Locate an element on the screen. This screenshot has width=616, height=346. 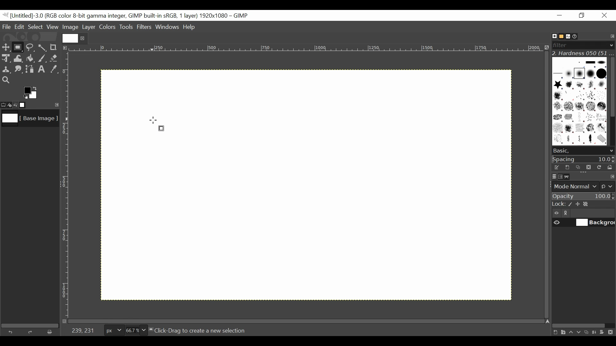
Crop tool is located at coordinates (56, 47).